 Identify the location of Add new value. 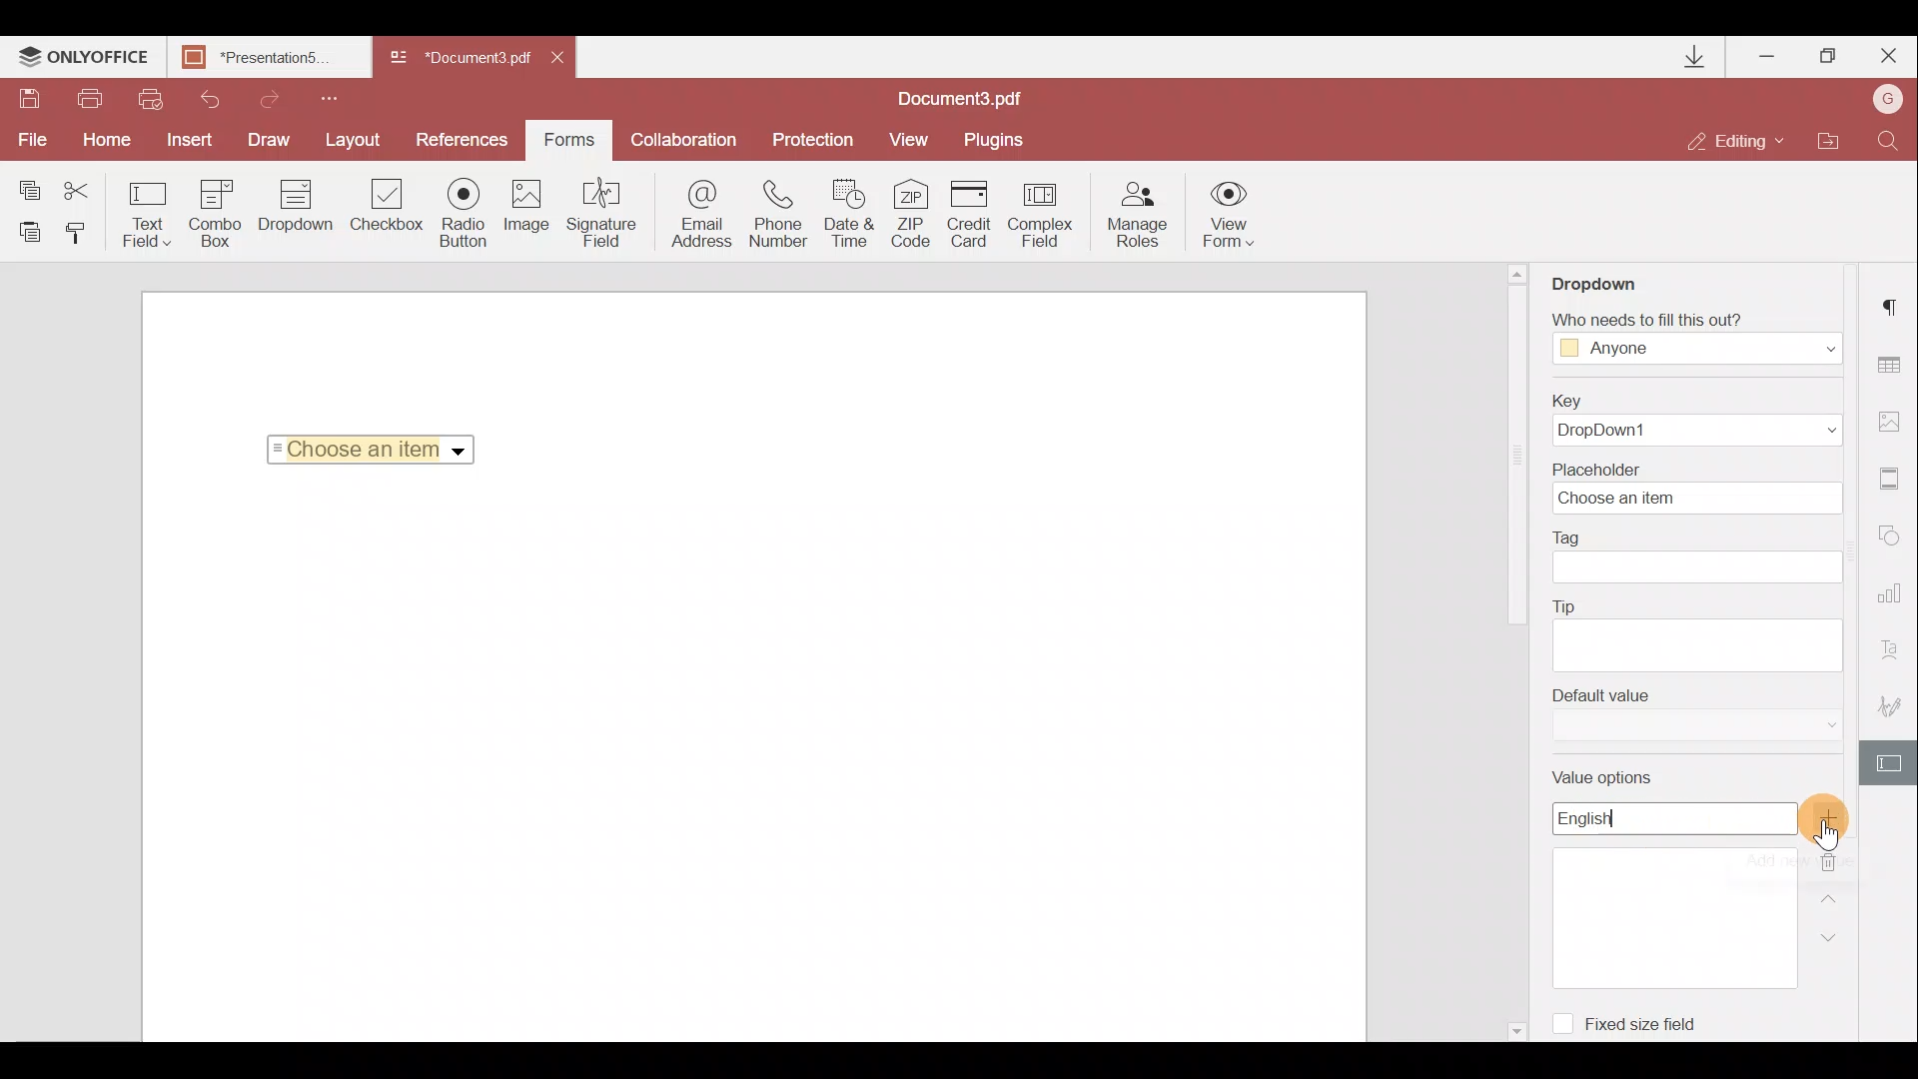
(1836, 818).